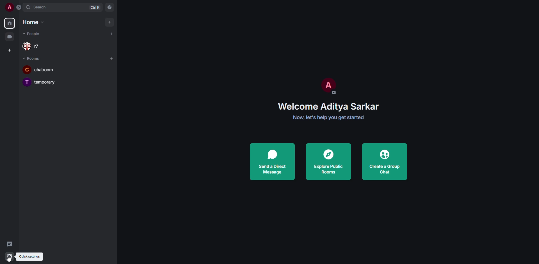 Image resolution: width=539 pixels, height=264 pixels. What do you see at coordinates (272, 162) in the screenshot?
I see `send a direct message` at bounding box center [272, 162].